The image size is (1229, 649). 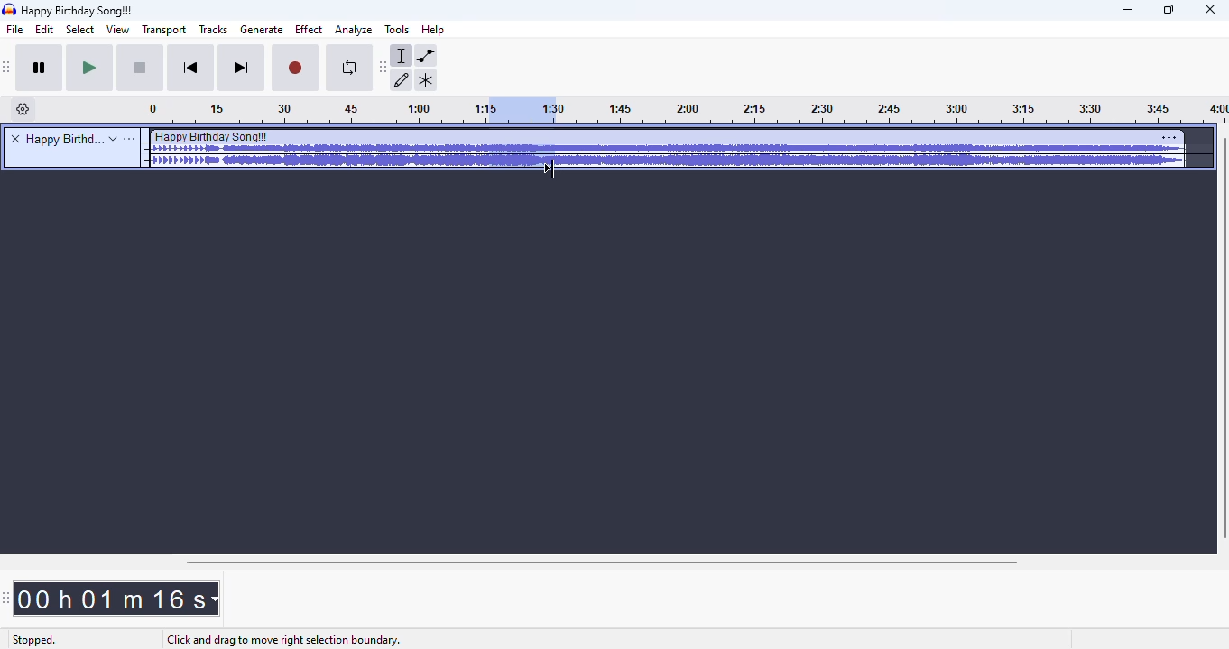 I want to click on audacity time toolbar, so click(x=6, y=599).